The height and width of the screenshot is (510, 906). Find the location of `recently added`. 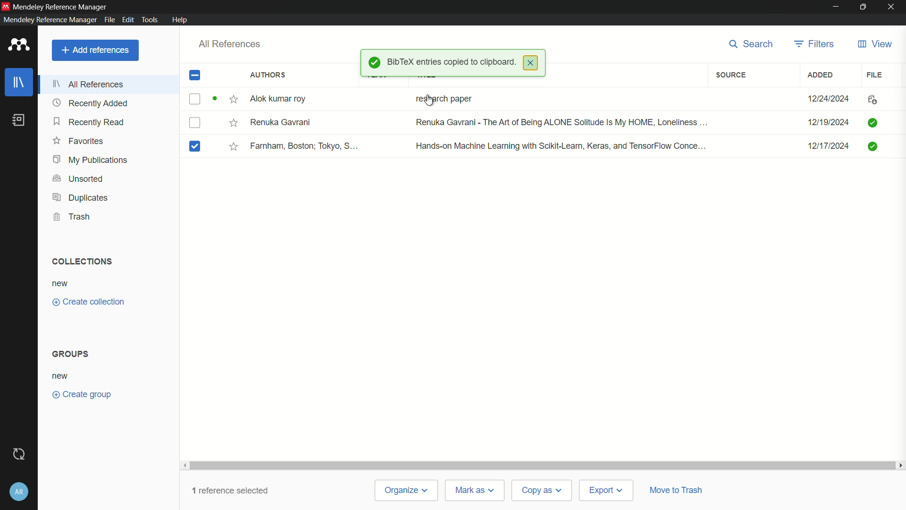

recently added is located at coordinates (90, 103).